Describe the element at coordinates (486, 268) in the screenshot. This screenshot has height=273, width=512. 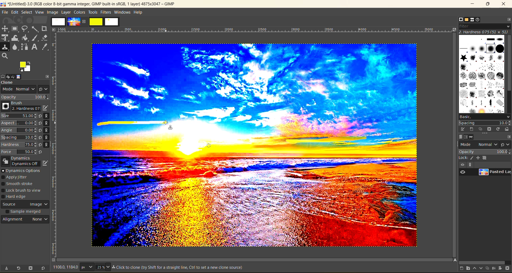
I see `create a layer` at that location.